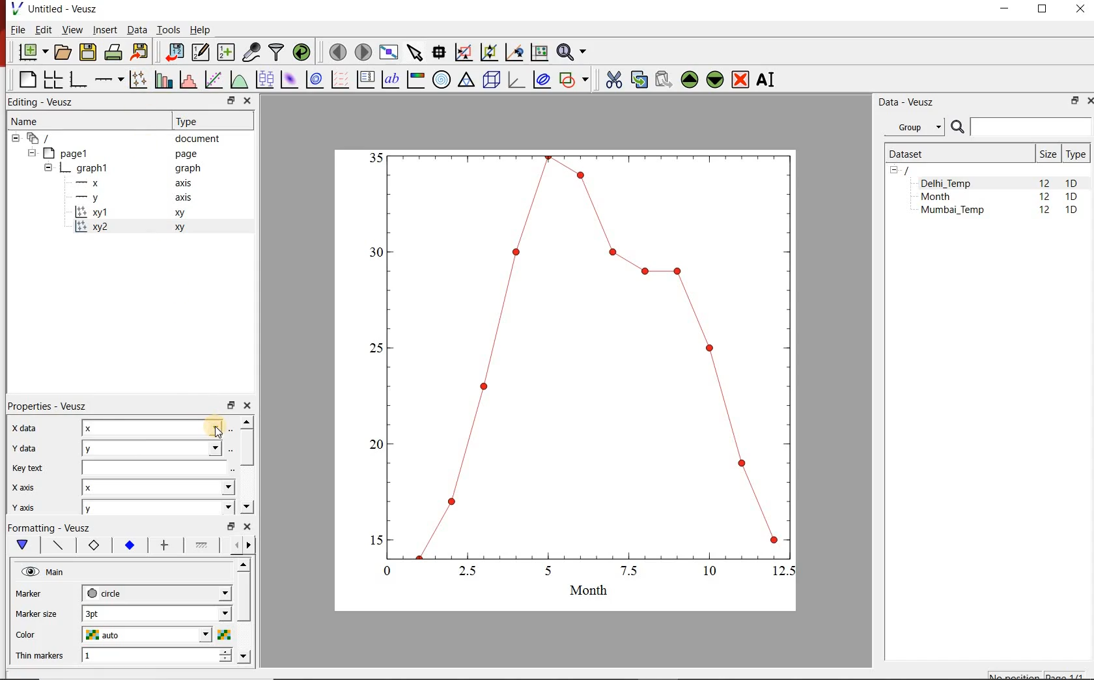 The height and width of the screenshot is (680, 1094). What do you see at coordinates (1071, 211) in the screenshot?
I see `1D` at bounding box center [1071, 211].